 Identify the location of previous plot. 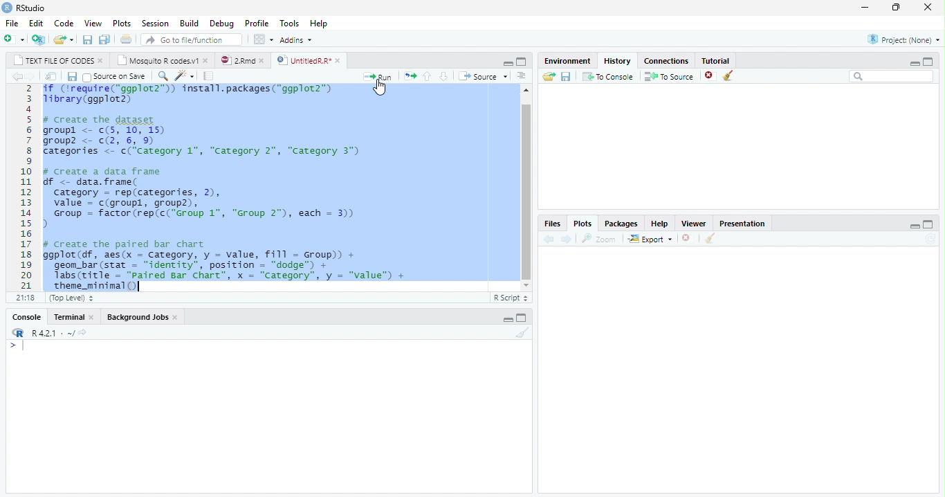
(549, 240).